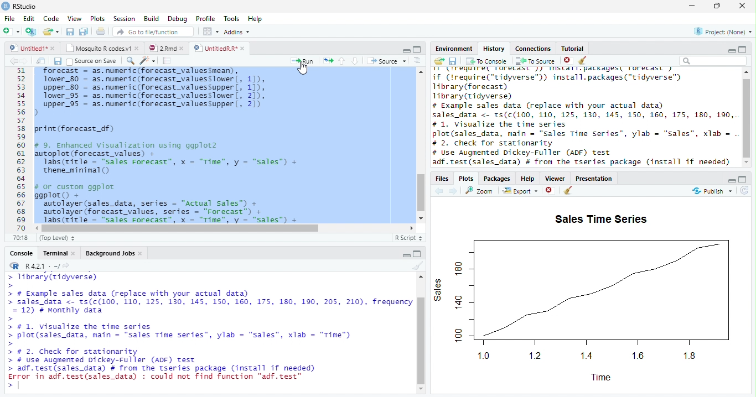  Describe the element at coordinates (29, 18) in the screenshot. I see `Edit` at that location.